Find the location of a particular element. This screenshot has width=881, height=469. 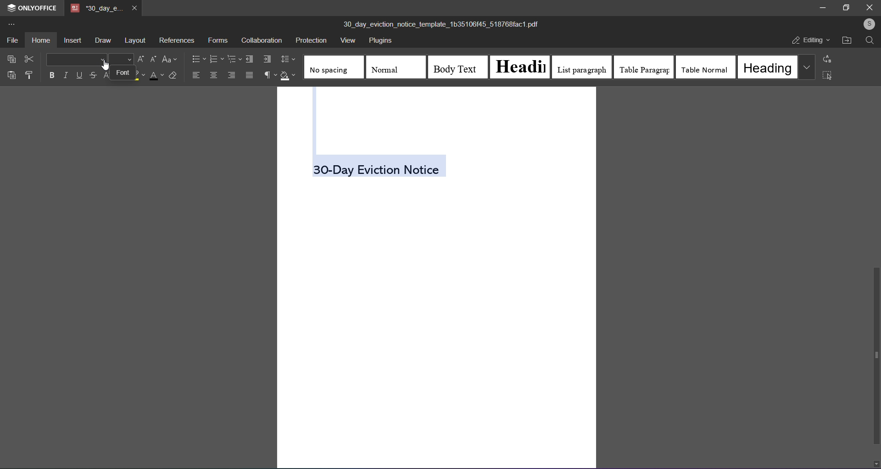

view is located at coordinates (347, 41).